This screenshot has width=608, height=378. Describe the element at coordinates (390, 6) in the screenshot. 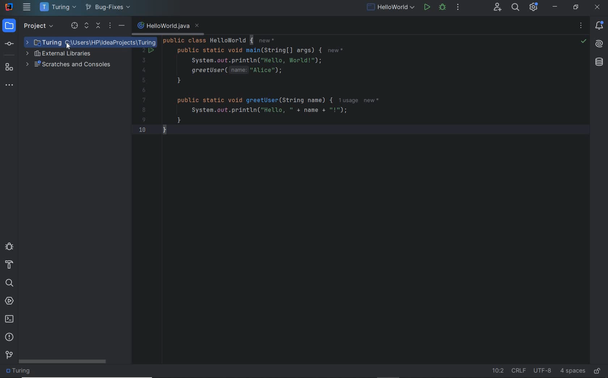

I see `run/debug current file configuration` at that location.